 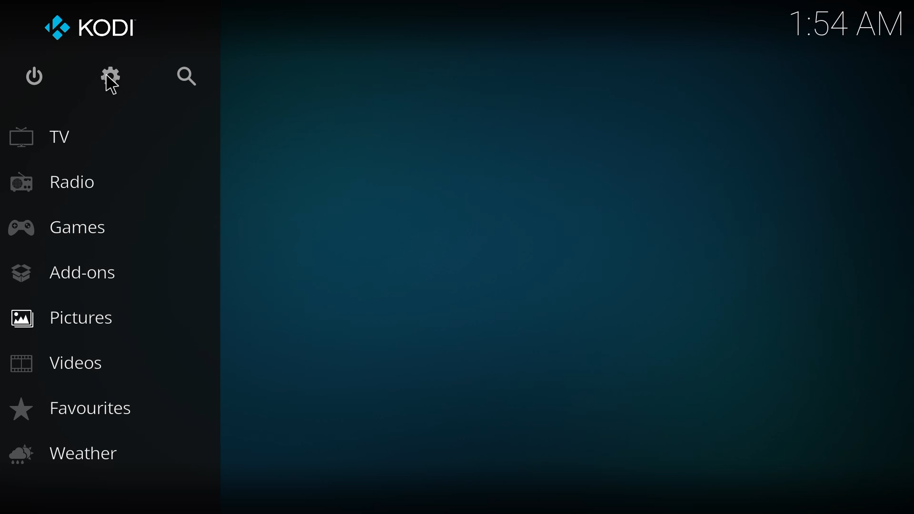 I want to click on kodi, so click(x=92, y=28).